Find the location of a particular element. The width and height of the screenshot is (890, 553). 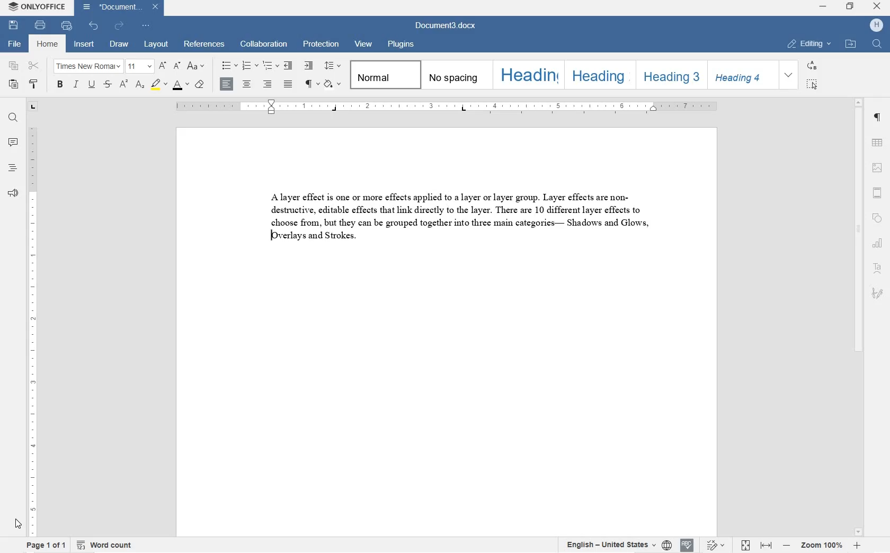

Document3.docx is located at coordinates (120, 7).